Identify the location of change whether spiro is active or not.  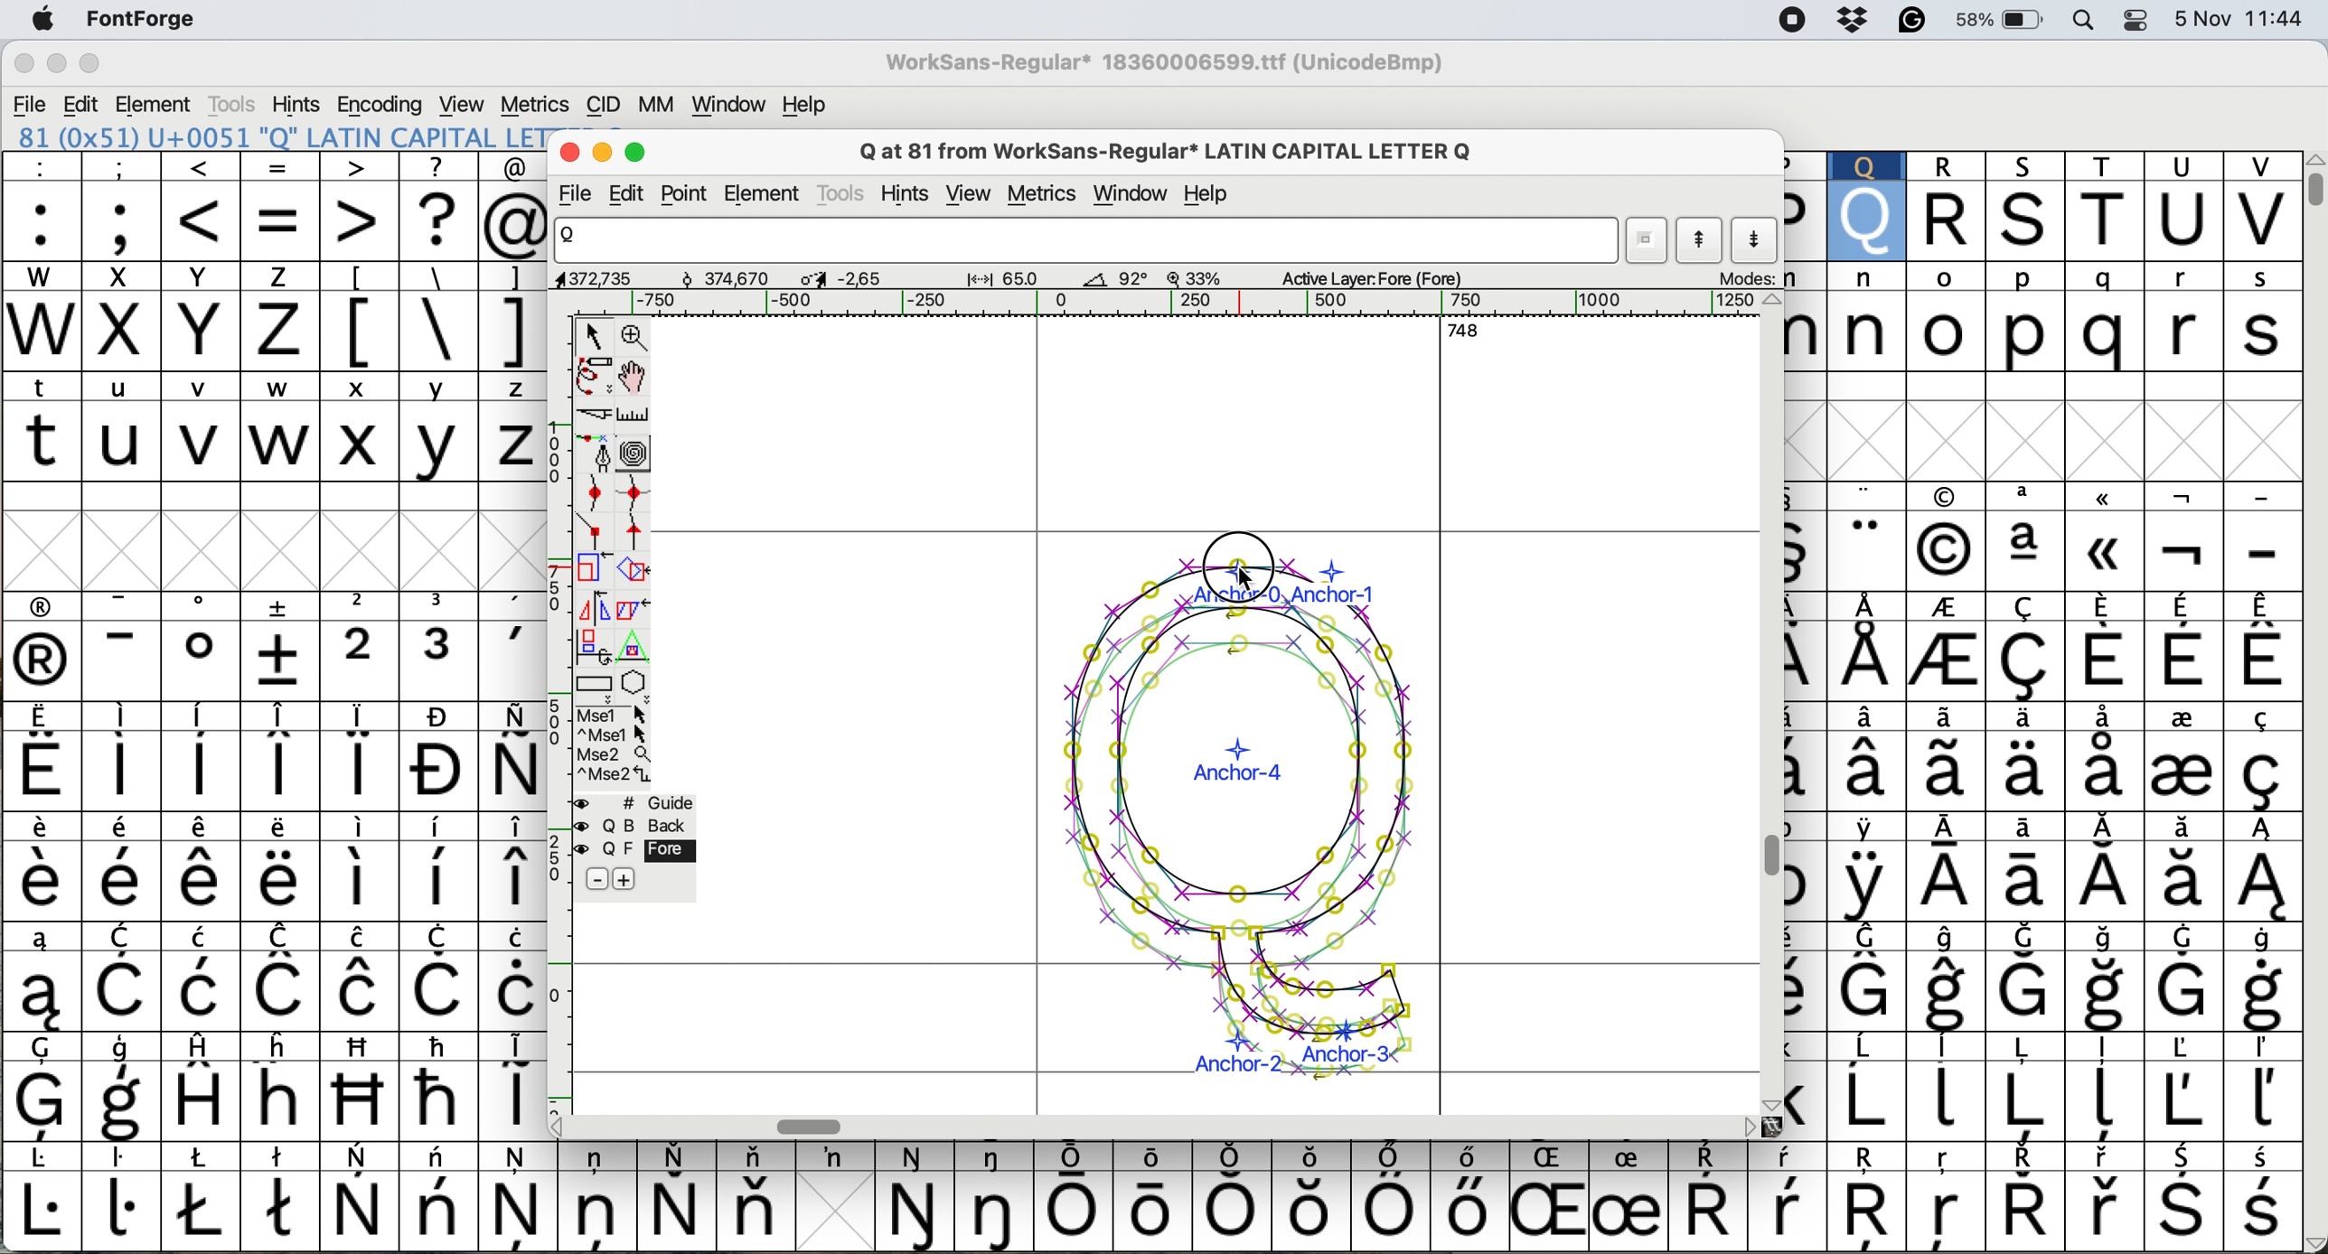
(638, 456).